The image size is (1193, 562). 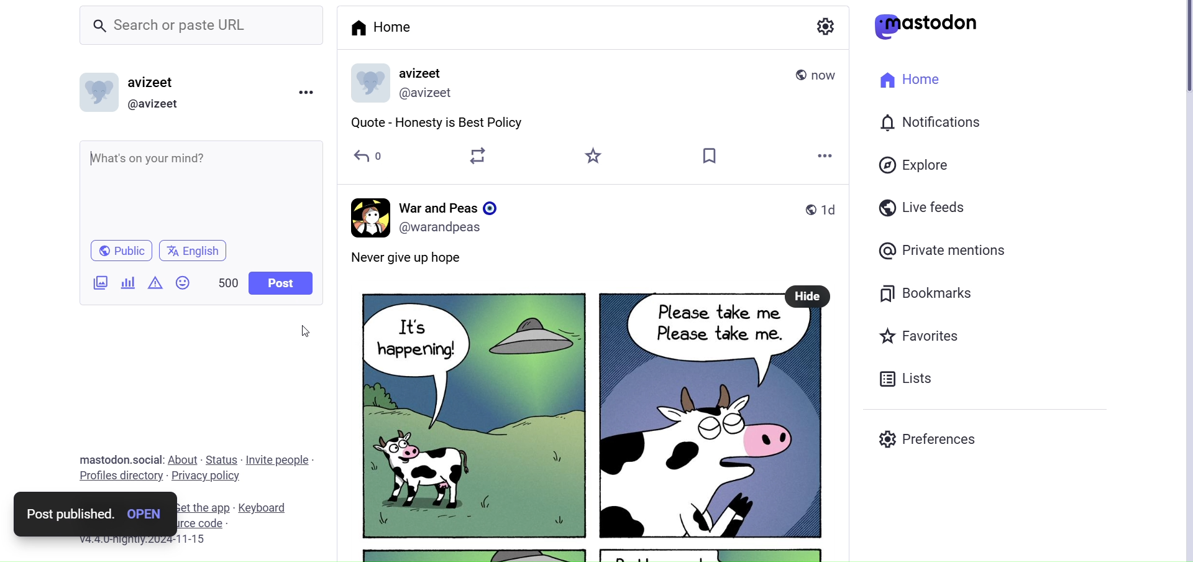 I want to click on Never give up hope, so click(x=426, y=258).